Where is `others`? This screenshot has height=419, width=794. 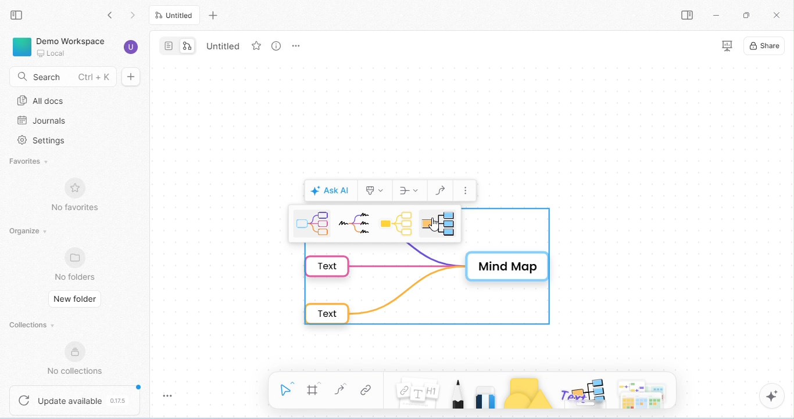
others is located at coordinates (582, 395).